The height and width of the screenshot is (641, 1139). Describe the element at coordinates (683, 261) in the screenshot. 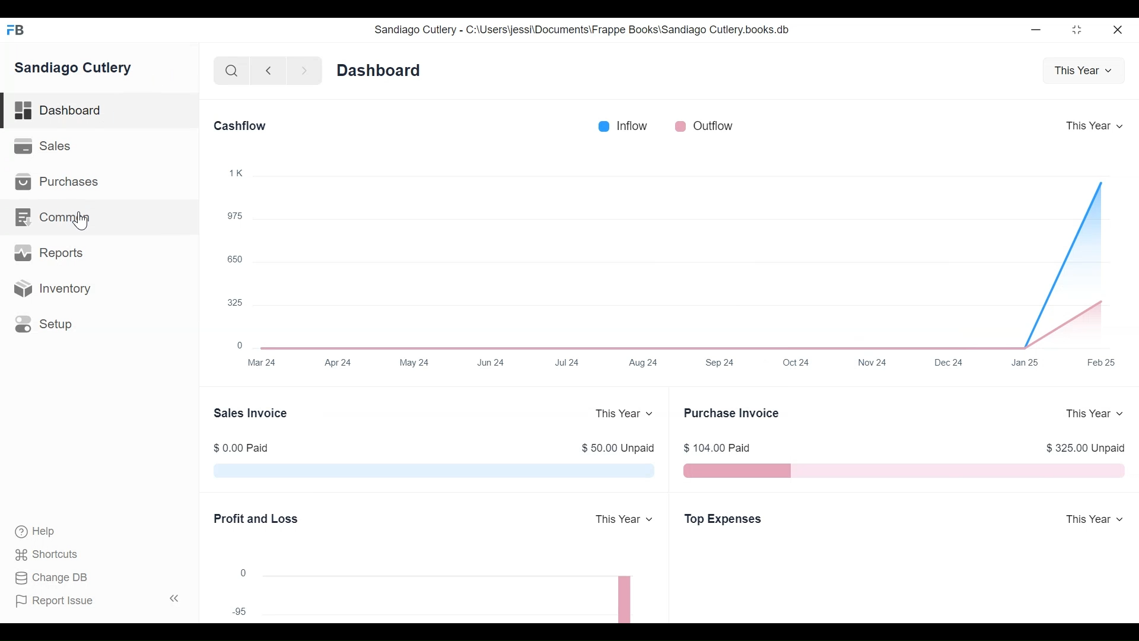

I see `The Cashflow chart shows the total amount of money being transferred into and out of Sandiago Cutlery company over a year` at that location.